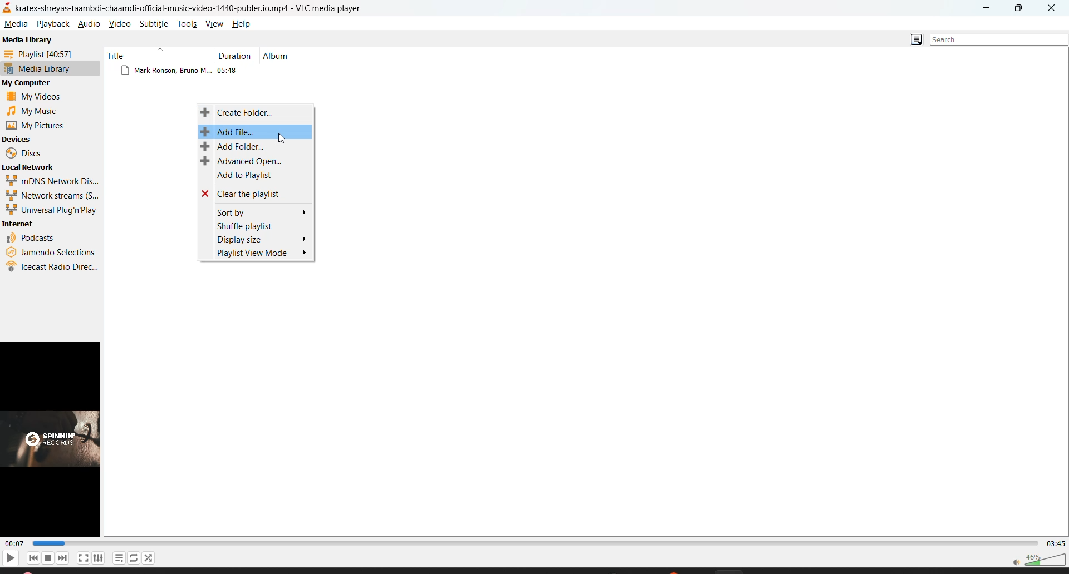 This screenshot has height=574, width=1069. Describe the element at coordinates (1057, 544) in the screenshot. I see `total track time` at that location.